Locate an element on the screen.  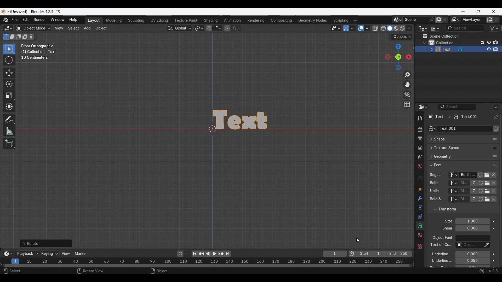
Transformation orientation, global is located at coordinates (179, 28).